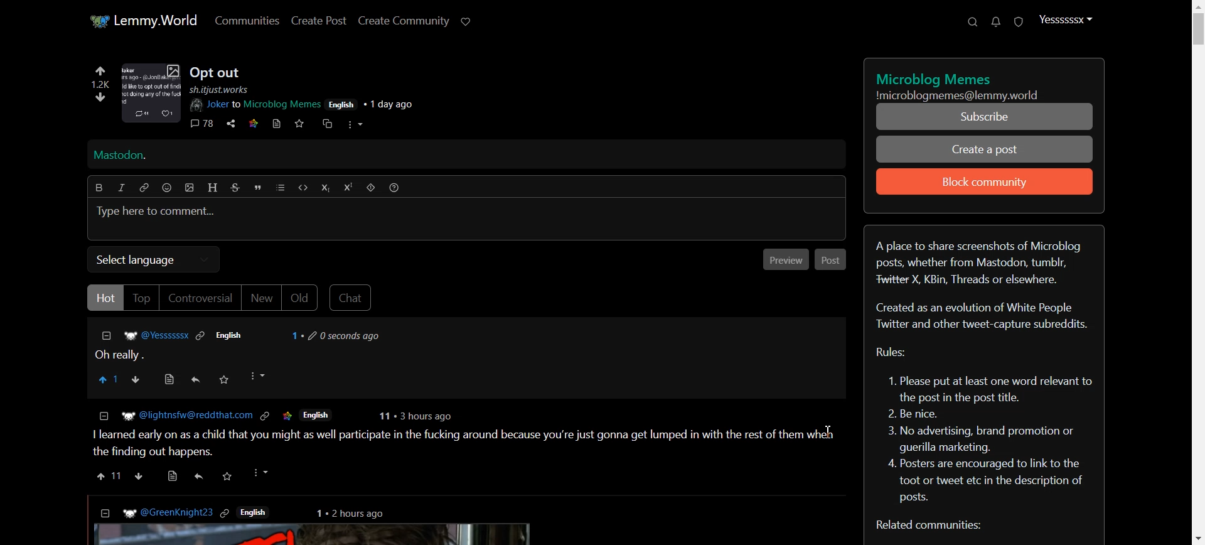 Image resolution: width=1205 pixels, height=545 pixels. I want to click on upvote, so click(109, 475).